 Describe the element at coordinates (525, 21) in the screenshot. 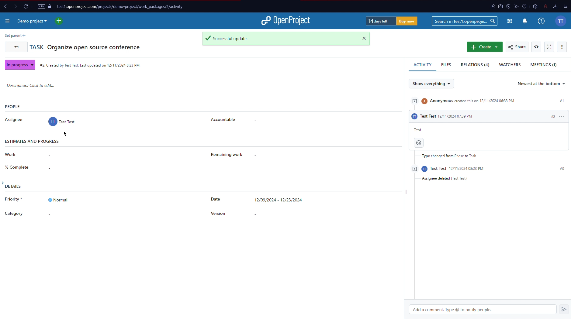

I see `Notifications` at that location.